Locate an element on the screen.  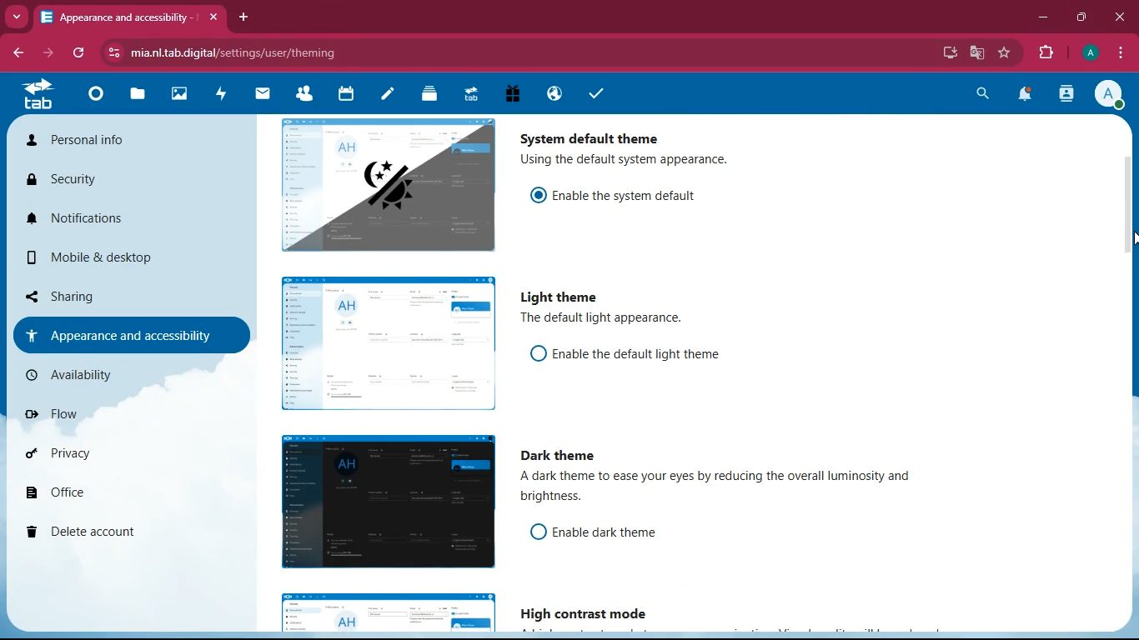
activity is located at coordinates (222, 93).